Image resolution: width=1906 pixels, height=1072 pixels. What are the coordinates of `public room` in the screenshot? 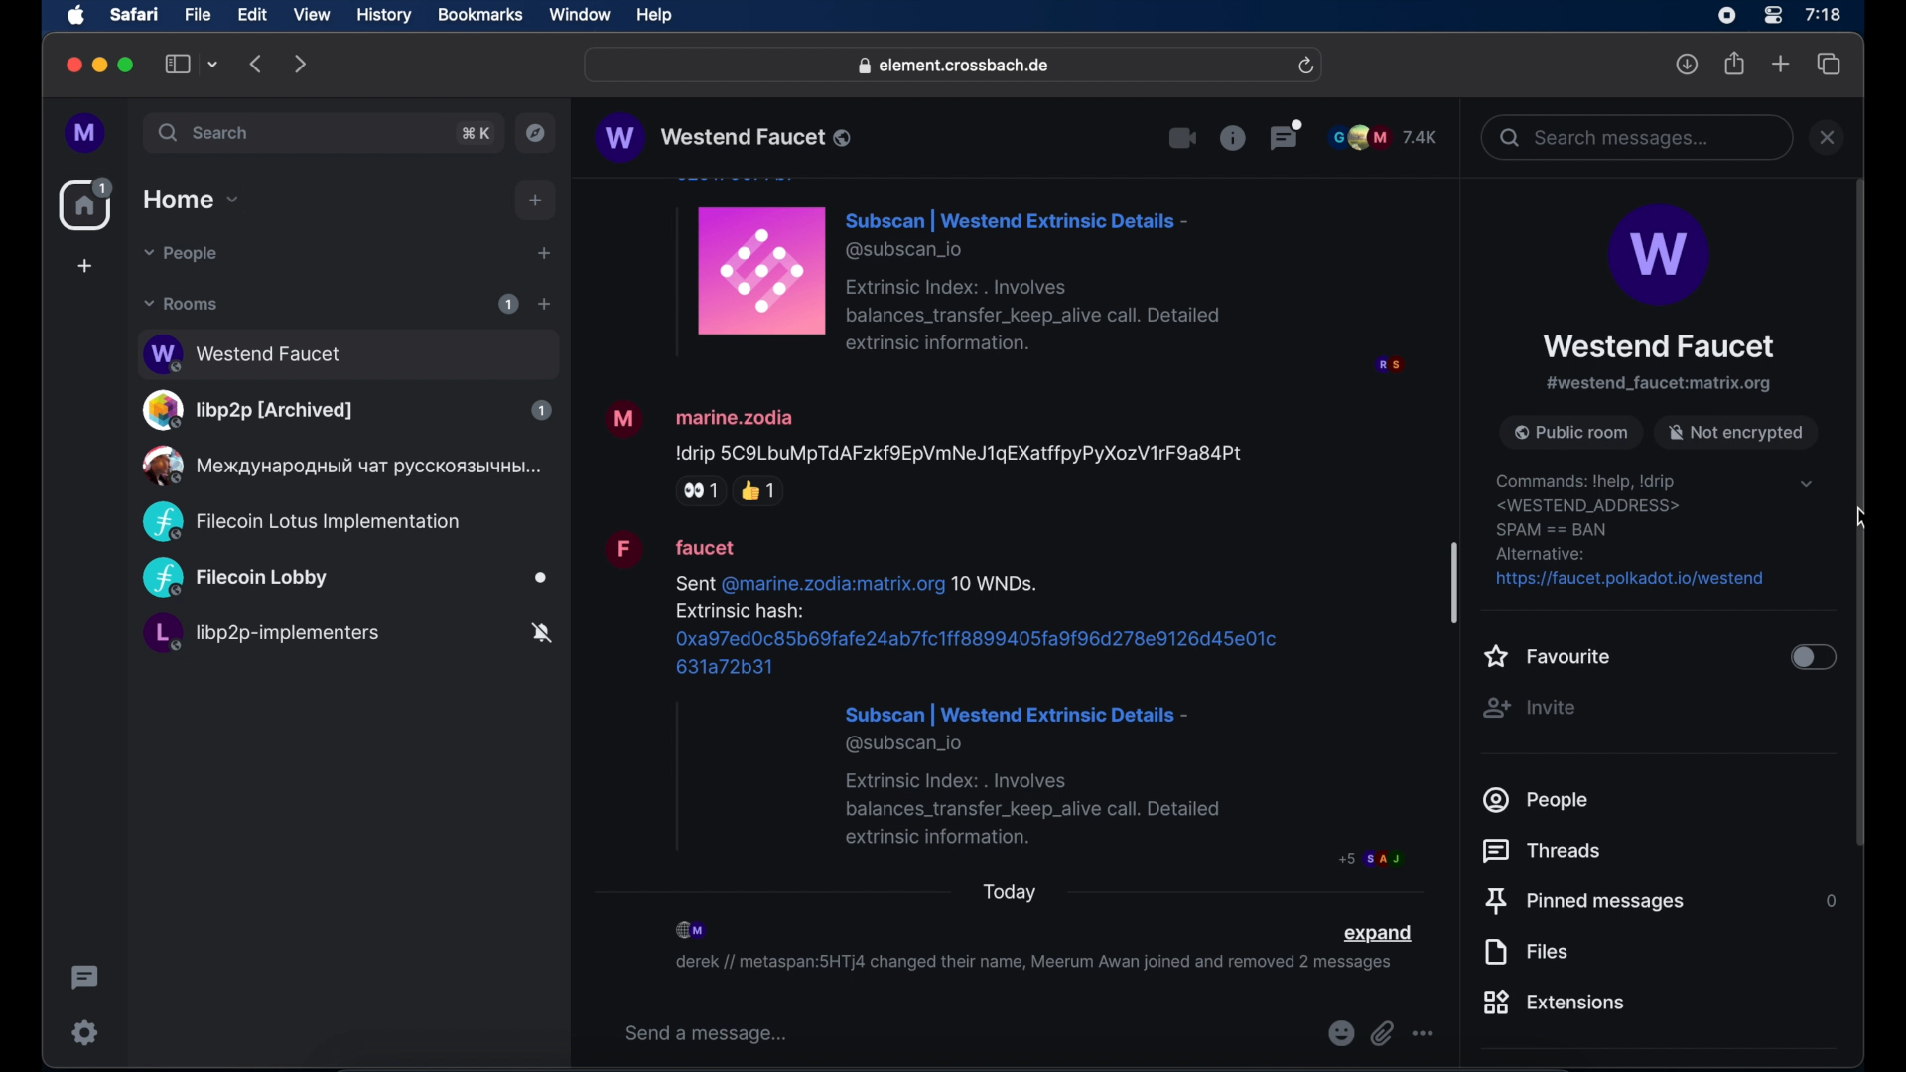 It's located at (346, 410).